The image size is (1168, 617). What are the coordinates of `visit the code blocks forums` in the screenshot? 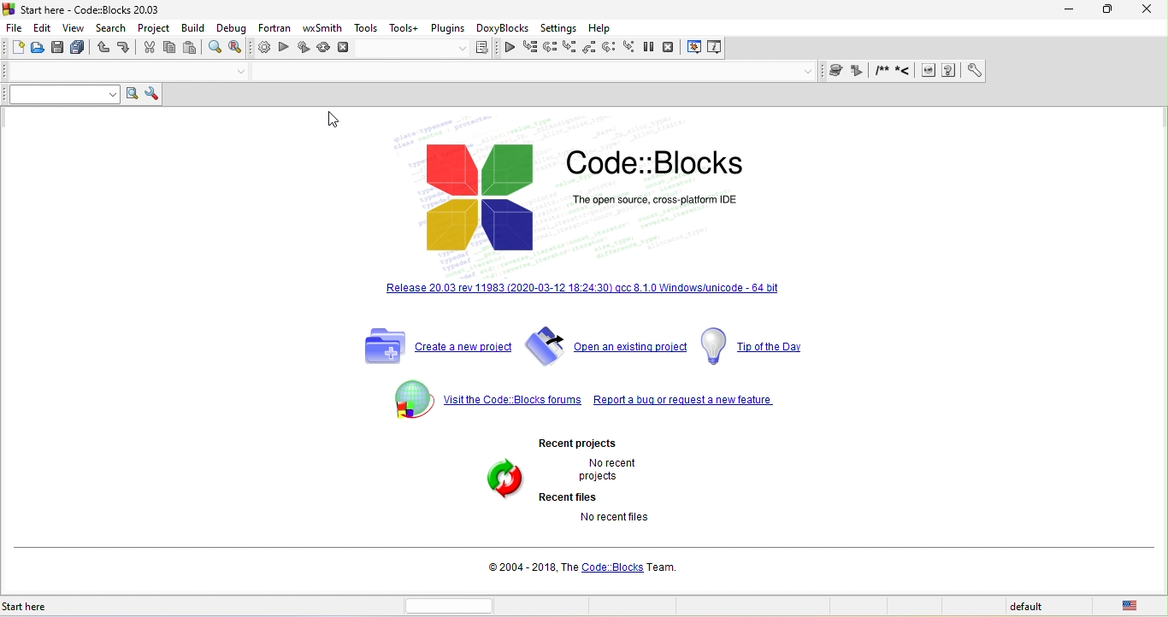 It's located at (481, 397).